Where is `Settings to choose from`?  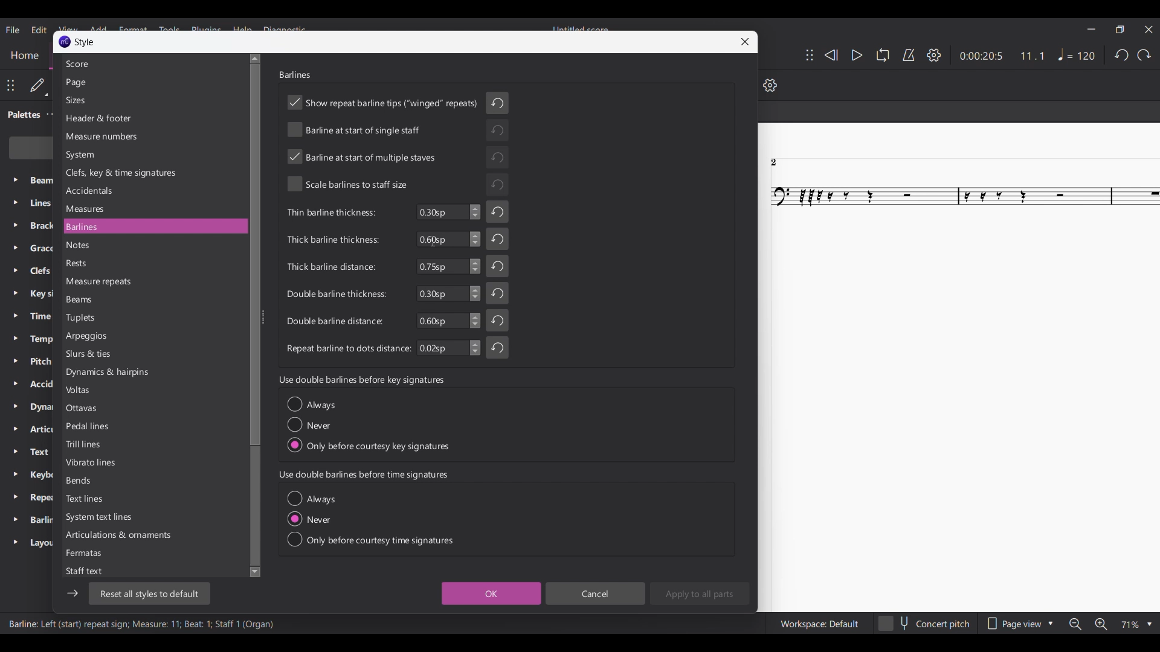
Settings to choose from is located at coordinates (118, 318).